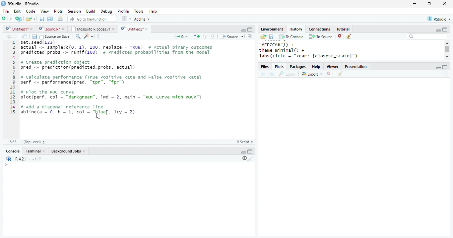 The image size is (453, 238). Describe the element at coordinates (139, 11) in the screenshot. I see `Tools` at that location.